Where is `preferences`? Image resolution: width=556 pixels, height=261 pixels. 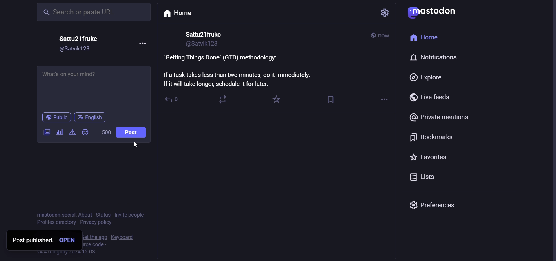 preferences is located at coordinates (434, 204).